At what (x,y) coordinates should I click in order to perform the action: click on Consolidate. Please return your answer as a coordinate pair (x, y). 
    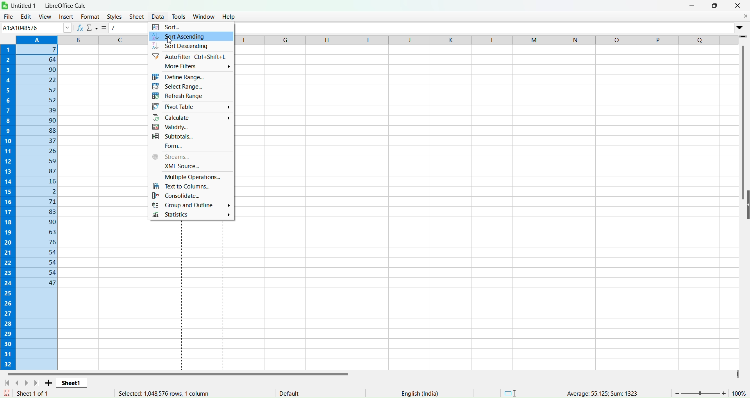
    Looking at the image, I should click on (189, 196).